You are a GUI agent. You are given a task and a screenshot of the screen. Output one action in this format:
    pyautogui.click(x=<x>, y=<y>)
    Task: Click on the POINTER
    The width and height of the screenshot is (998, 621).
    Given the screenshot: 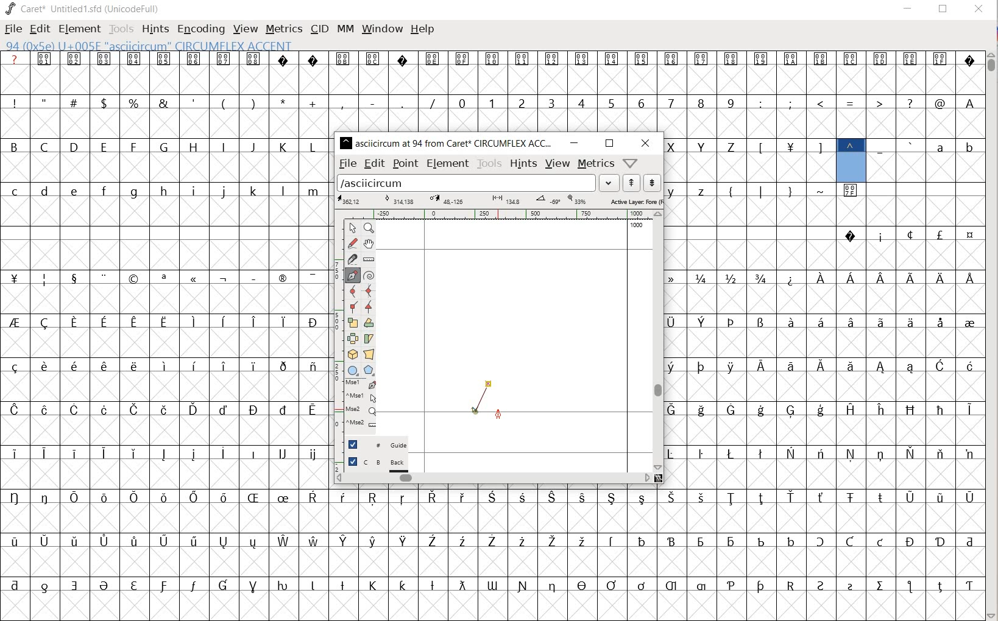 What is the action you would take?
    pyautogui.click(x=354, y=229)
    